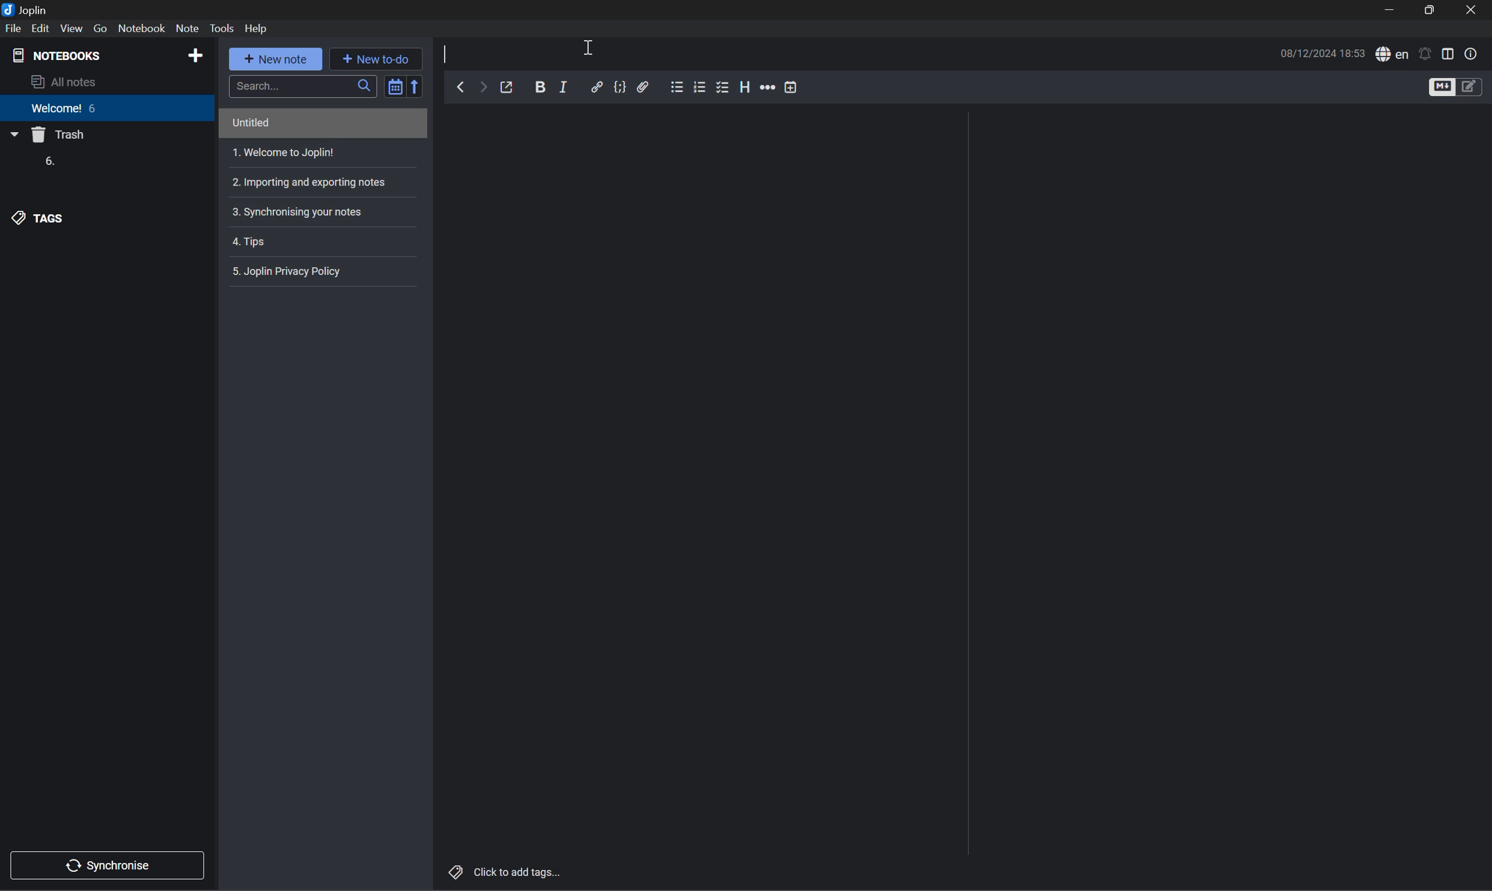 The image size is (1492, 891). Describe the element at coordinates (1453, 86) in the screenshot. I see `Toggle editors` at that location.